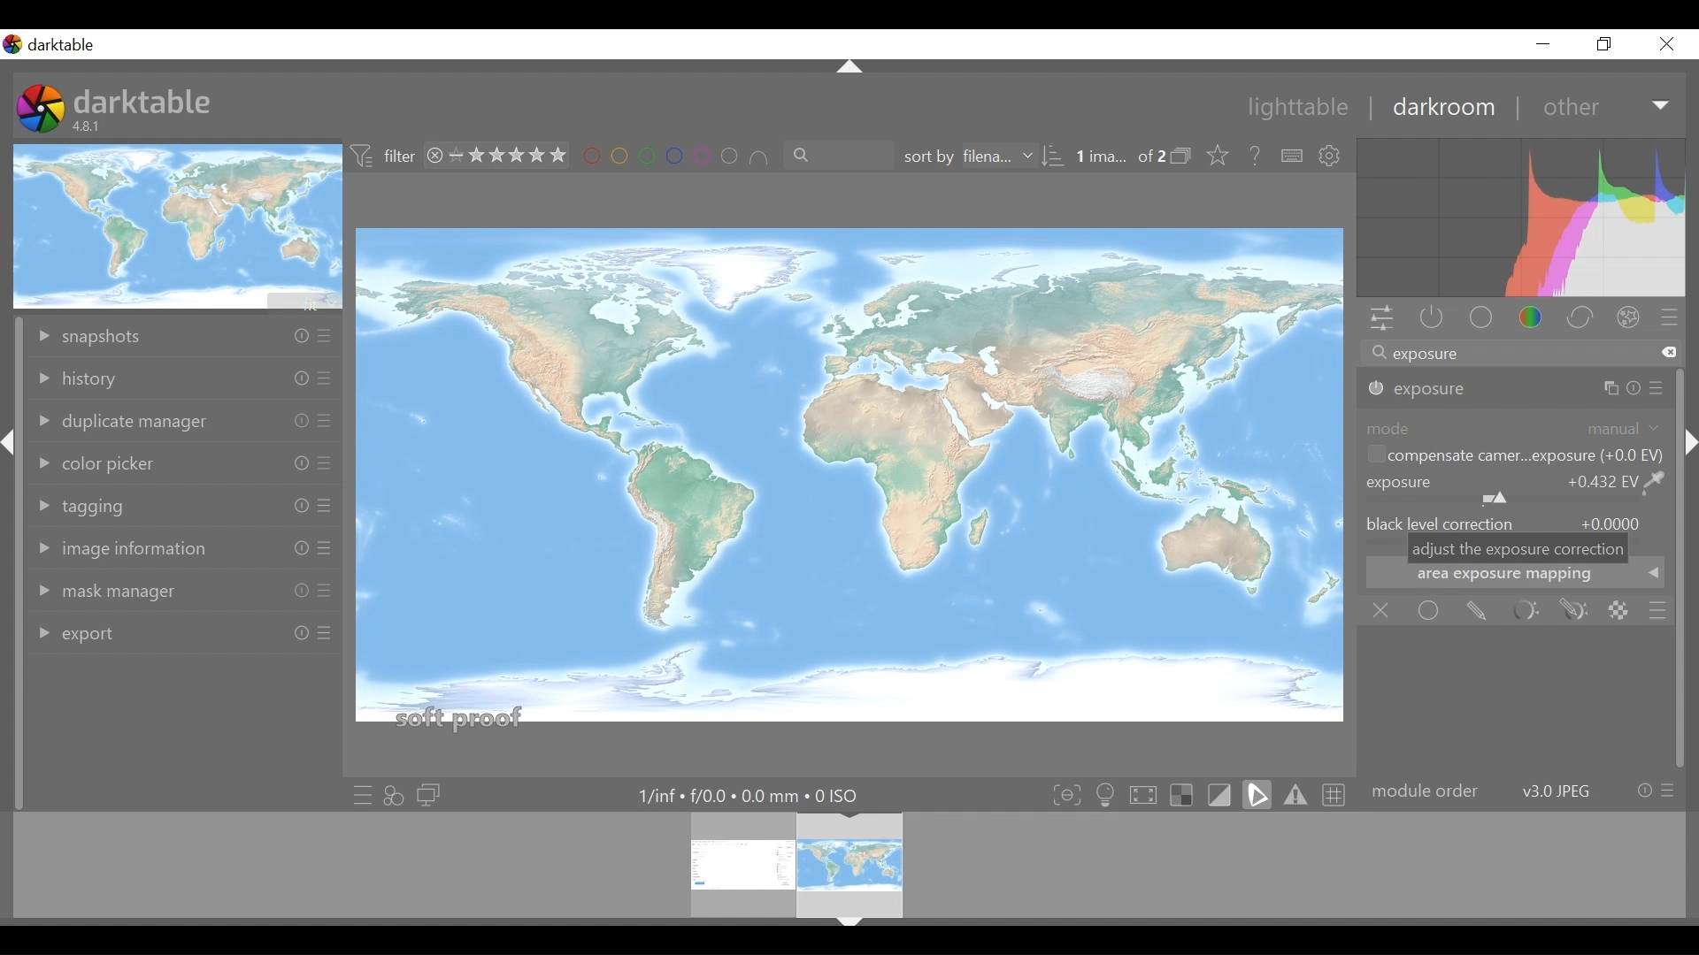 The image size is (1699, 955). Describe the element at coordinates (432, 796) in the screenshot. I see `display a second darkroom image` at that location.